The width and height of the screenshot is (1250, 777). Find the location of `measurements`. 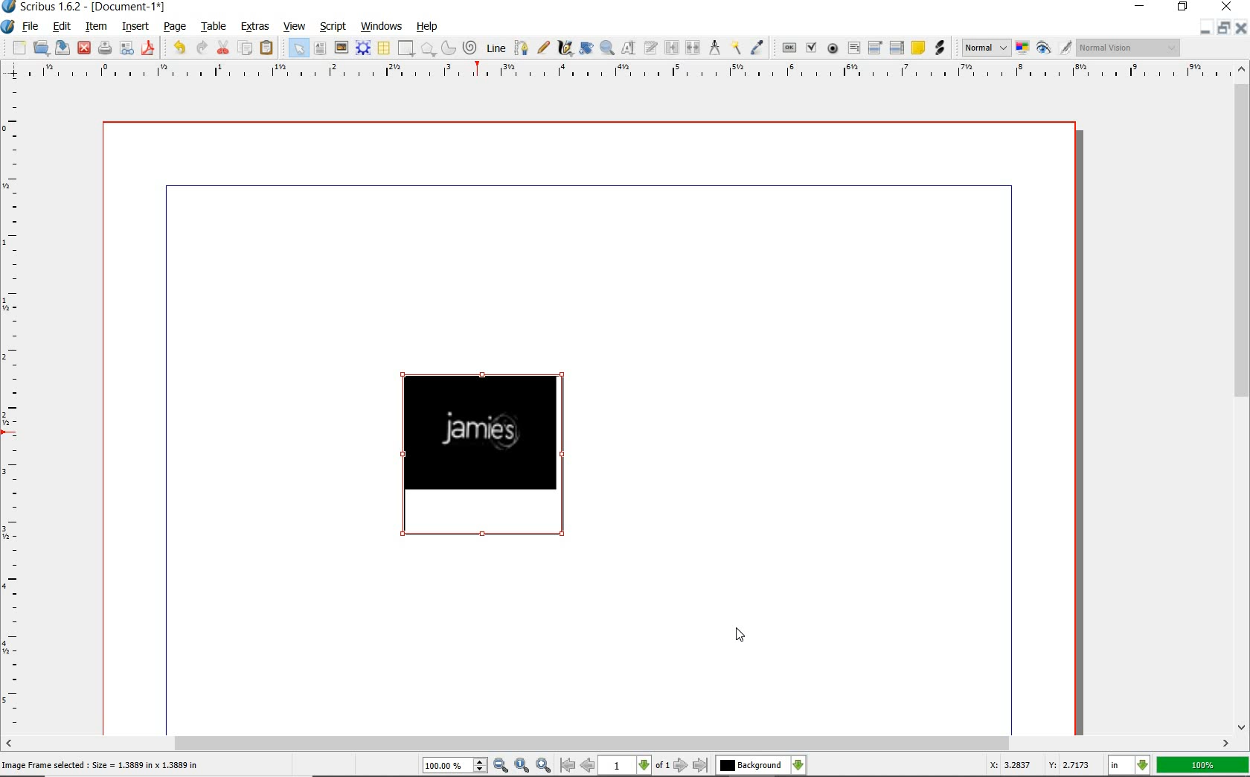

measurements is located at coordinates (715, 47).